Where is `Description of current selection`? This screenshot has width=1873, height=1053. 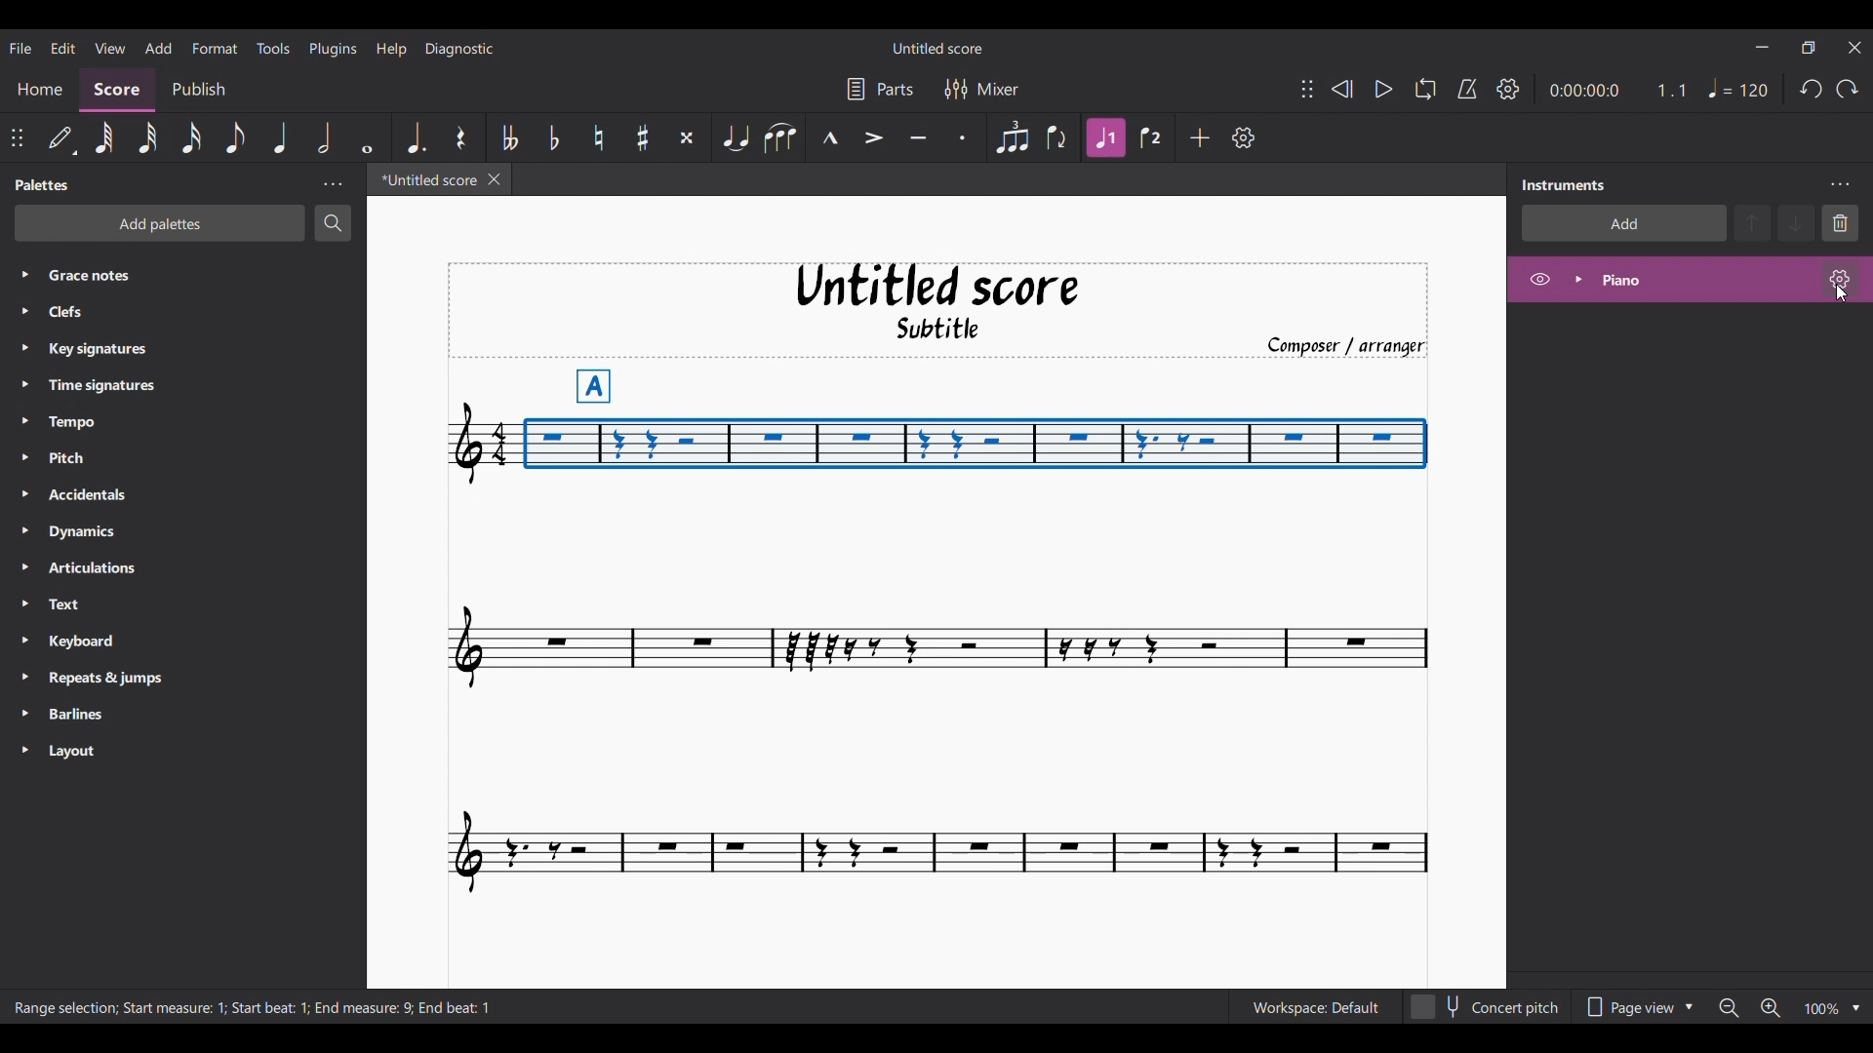
Description of current selection is located at coordinates (257, 1007).